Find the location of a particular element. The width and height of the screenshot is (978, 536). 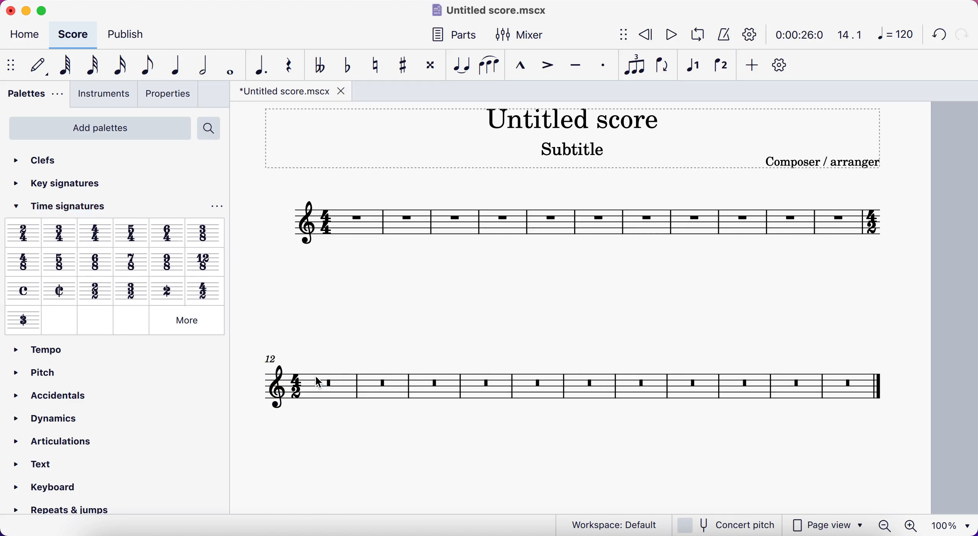

voice 1 is located at coordinates (691, 65).